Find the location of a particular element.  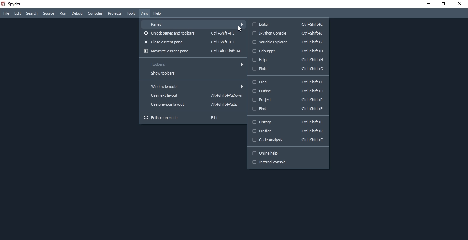

close is located at coordinates (461, 4).